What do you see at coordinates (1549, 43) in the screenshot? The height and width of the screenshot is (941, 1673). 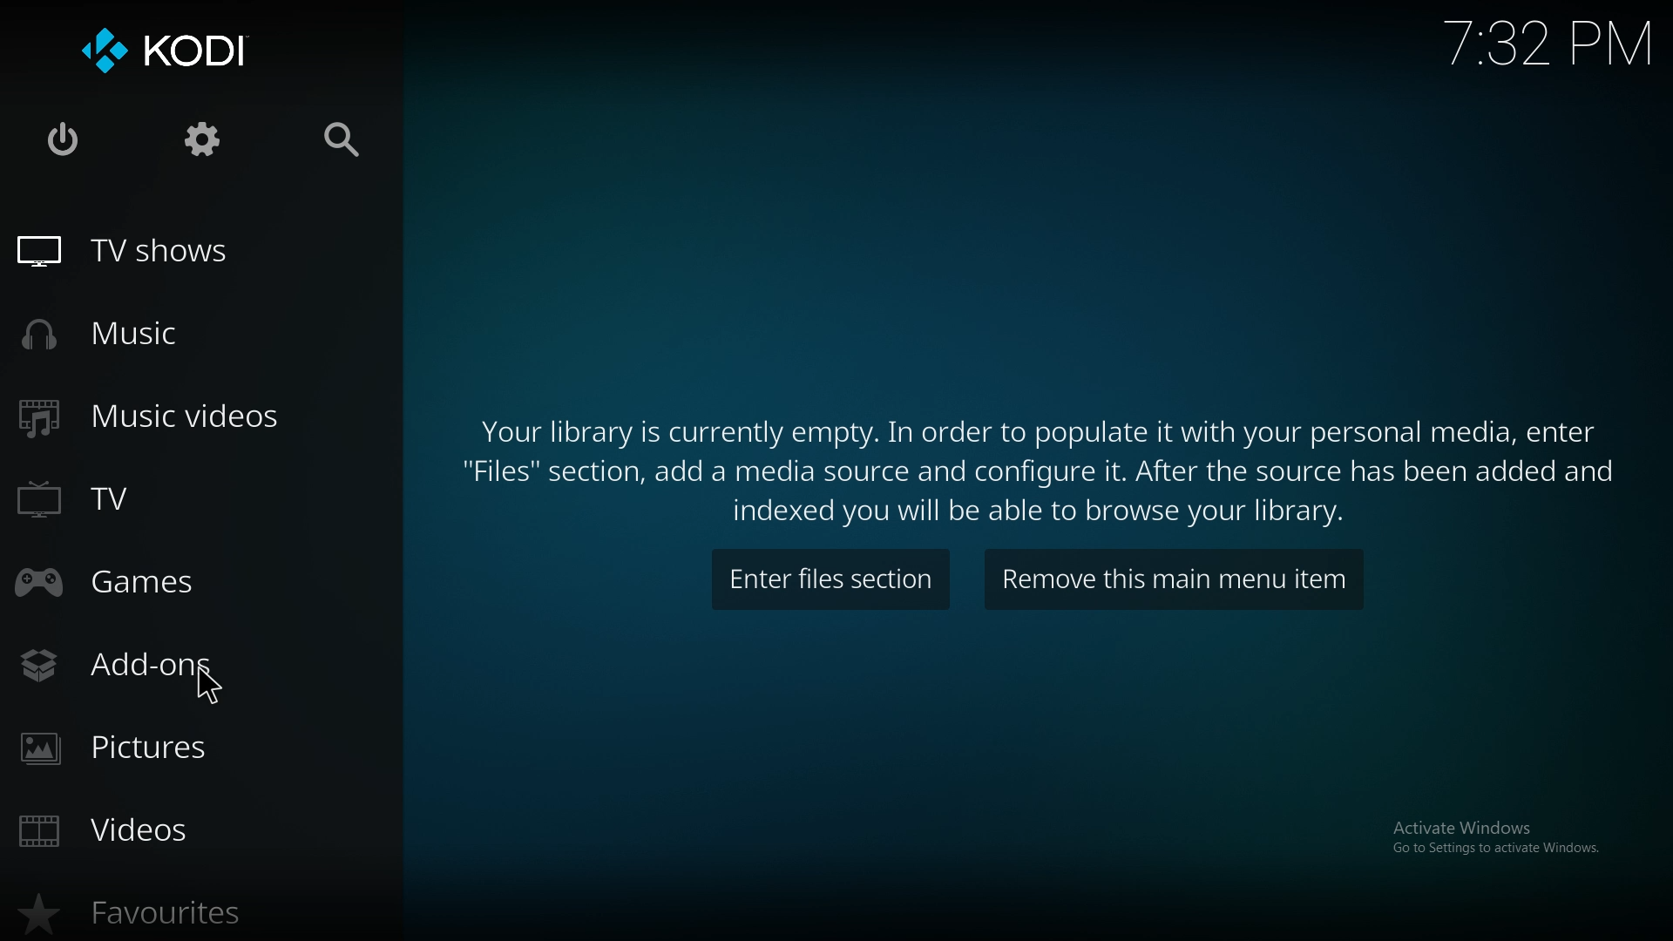 I see `time` at bounding box center [1549, 43].